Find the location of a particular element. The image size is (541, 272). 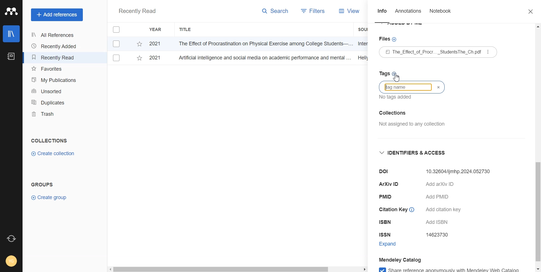

Mendeley Catalog is located at coordinates (400, 259).